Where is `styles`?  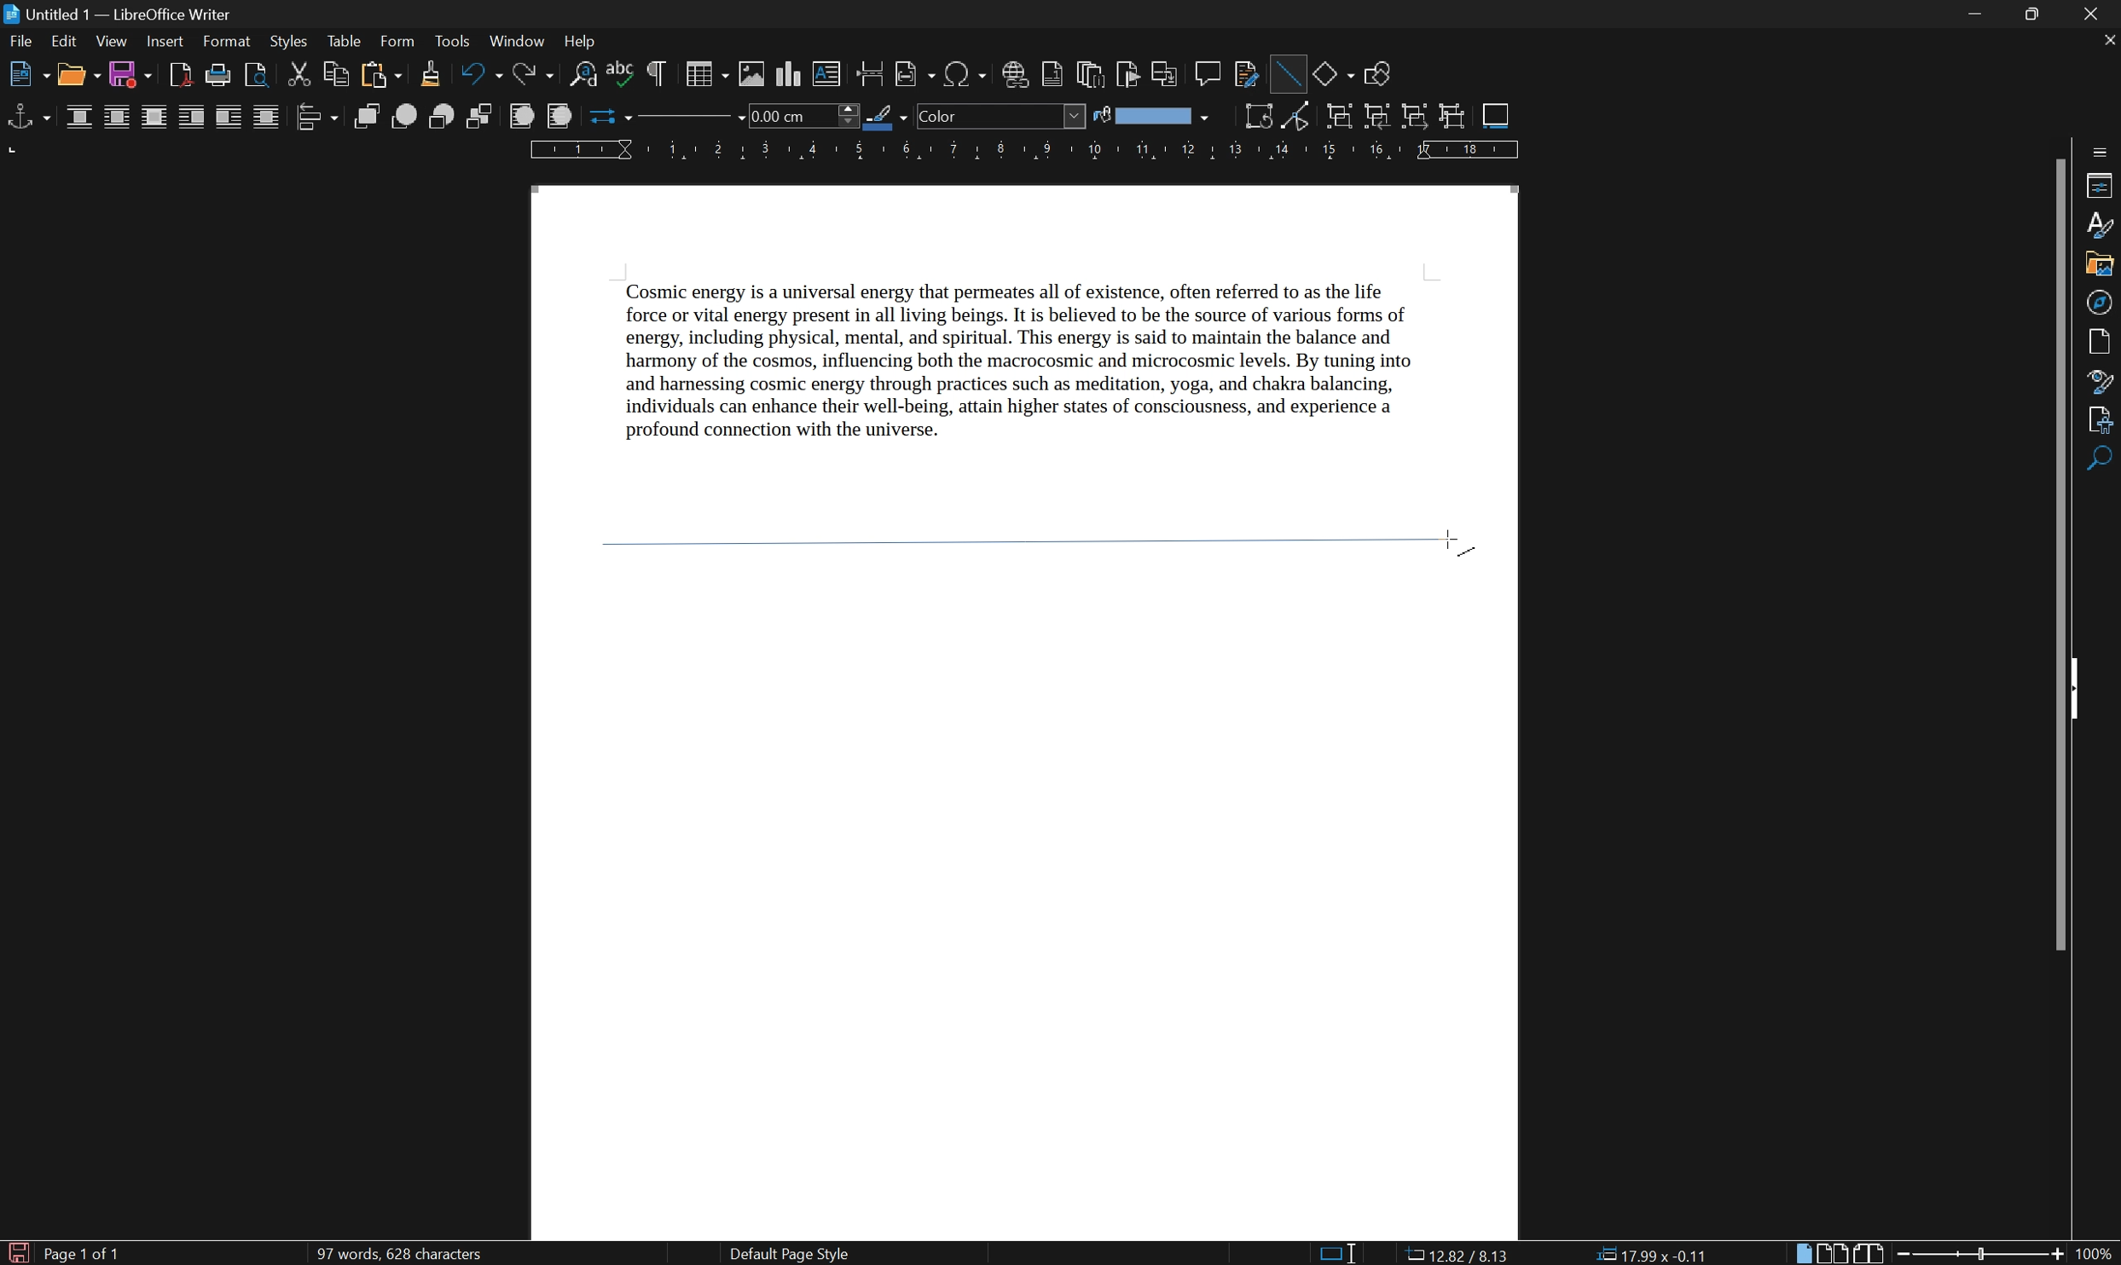
styles is located at coordinates (2100, 225).